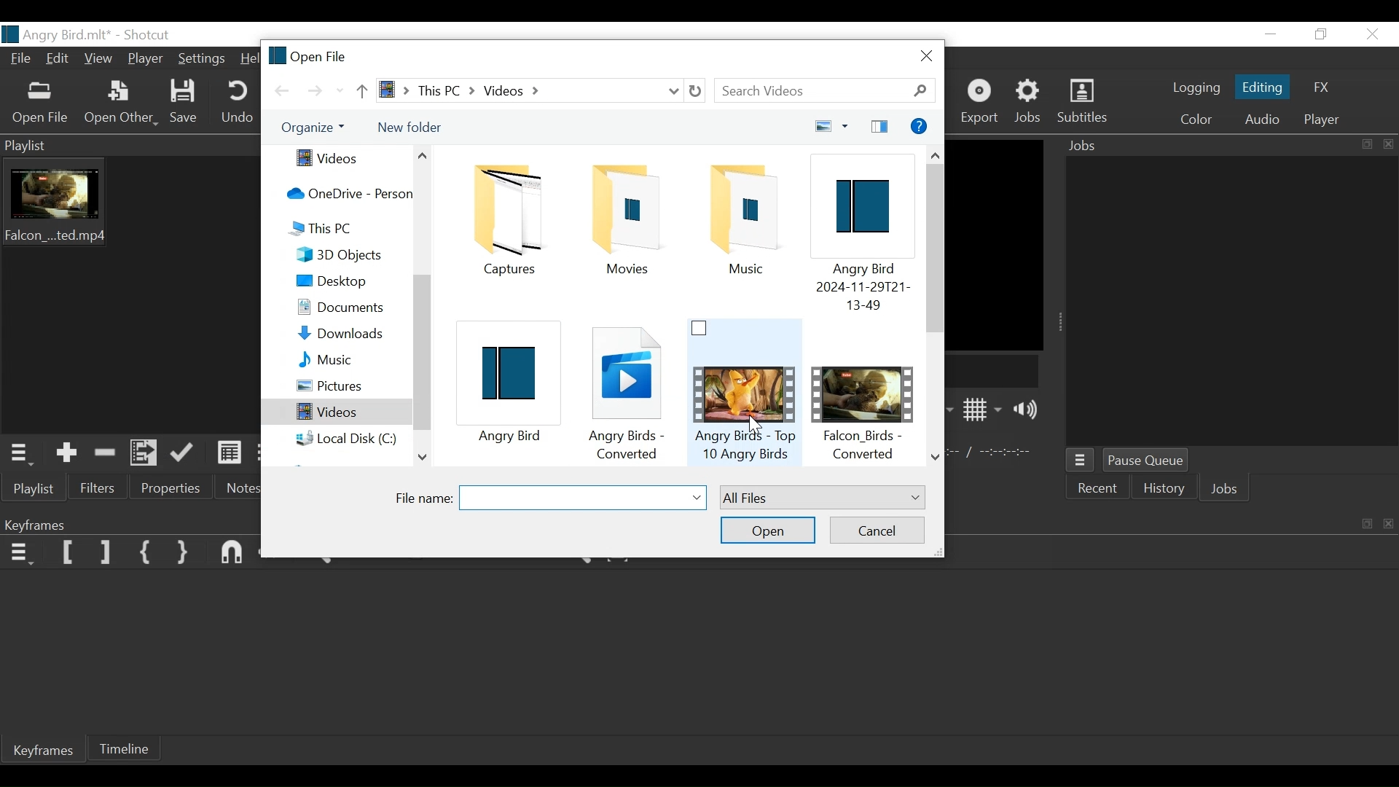 The image size is (1399, 787). Describe the element at coordinates (20, 60) in the screenshot. I see `File` at that location.